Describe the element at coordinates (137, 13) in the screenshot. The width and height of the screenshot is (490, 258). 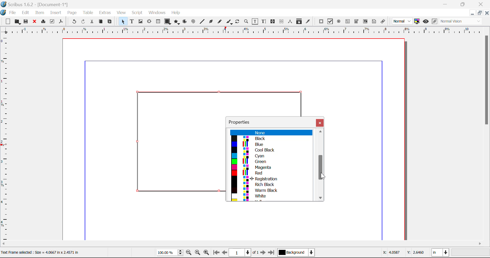
I see `Script` at that location.